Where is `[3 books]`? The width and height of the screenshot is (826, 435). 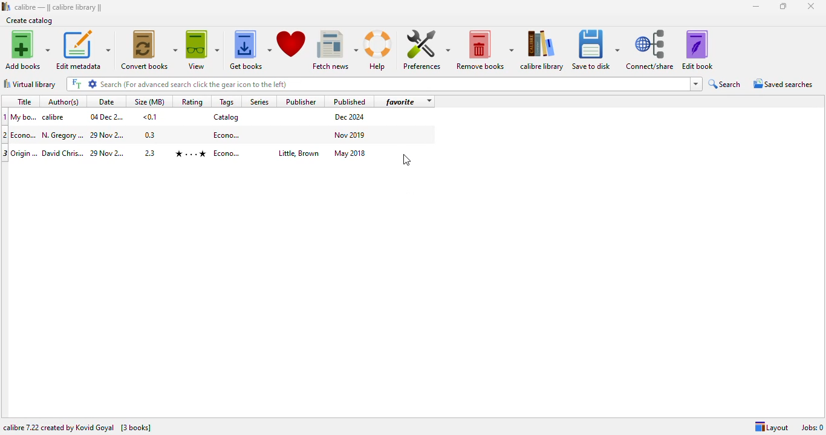 [3 books] is located at coordinates (136, 427).